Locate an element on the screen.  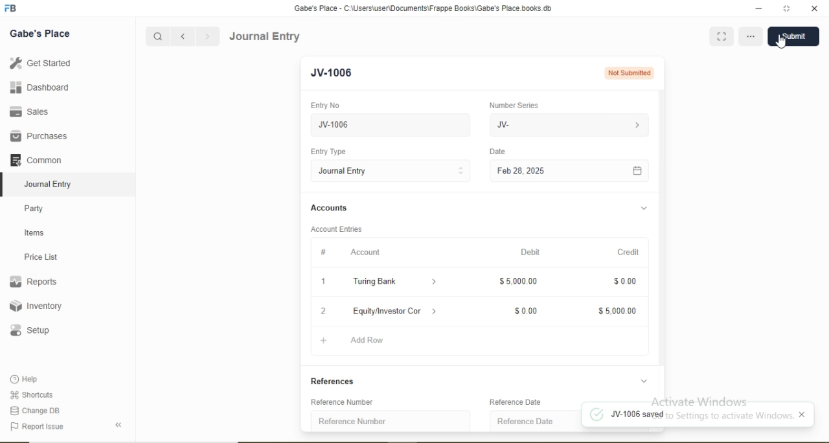
$5,000.00 is located at coordinates (618, 312).